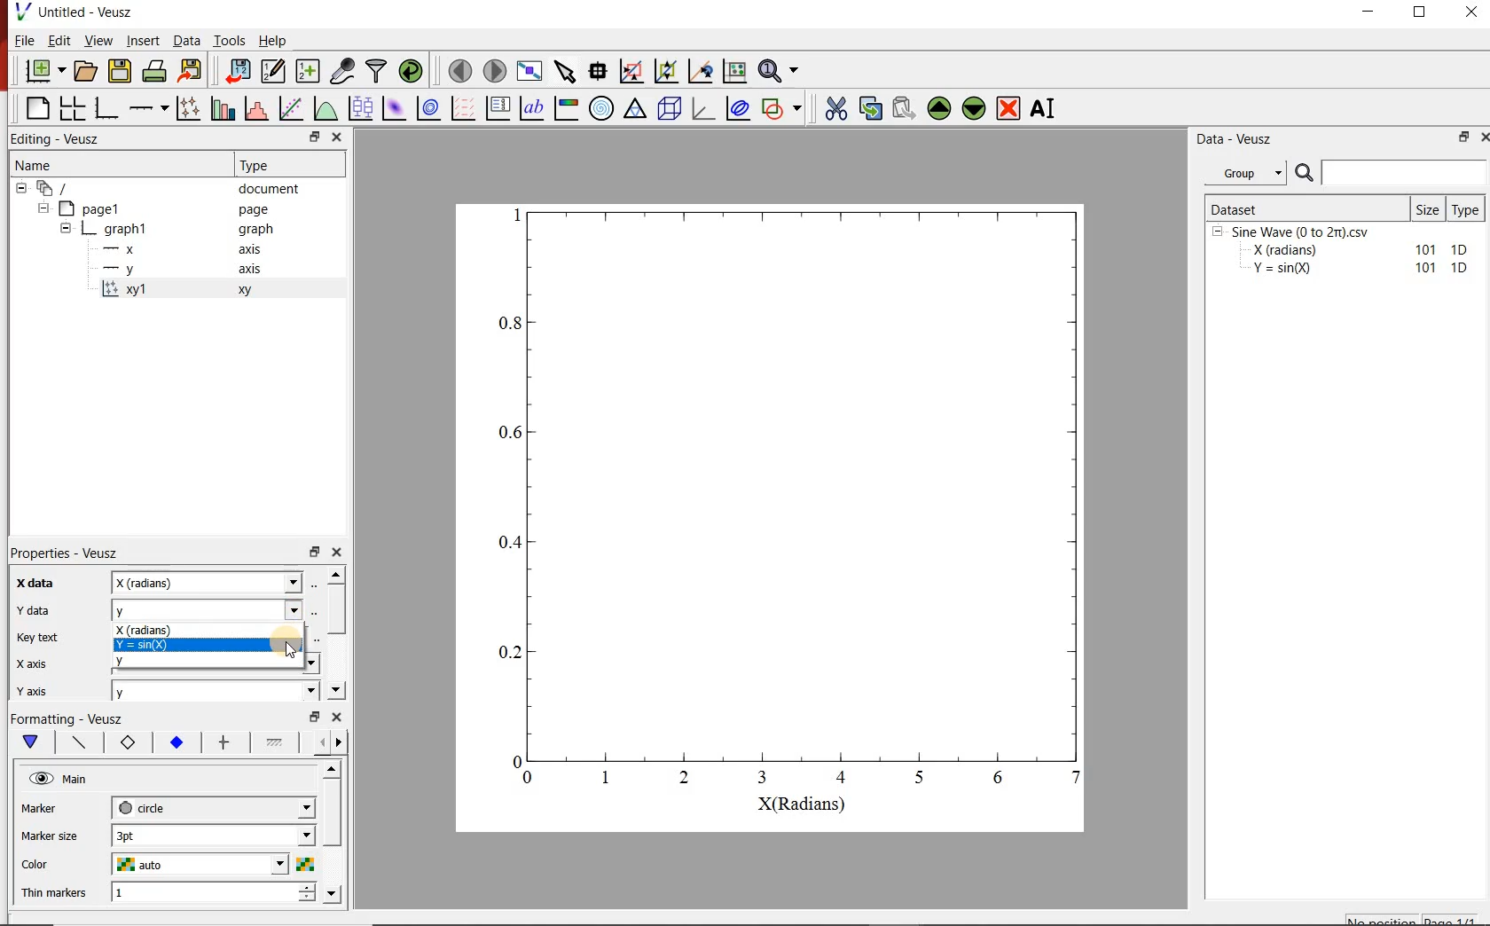 The height and width of the screenshot is (926, 1490). Describe the element at coordinates (288, 649) in the screenshot. I see `Cursor` at that location.